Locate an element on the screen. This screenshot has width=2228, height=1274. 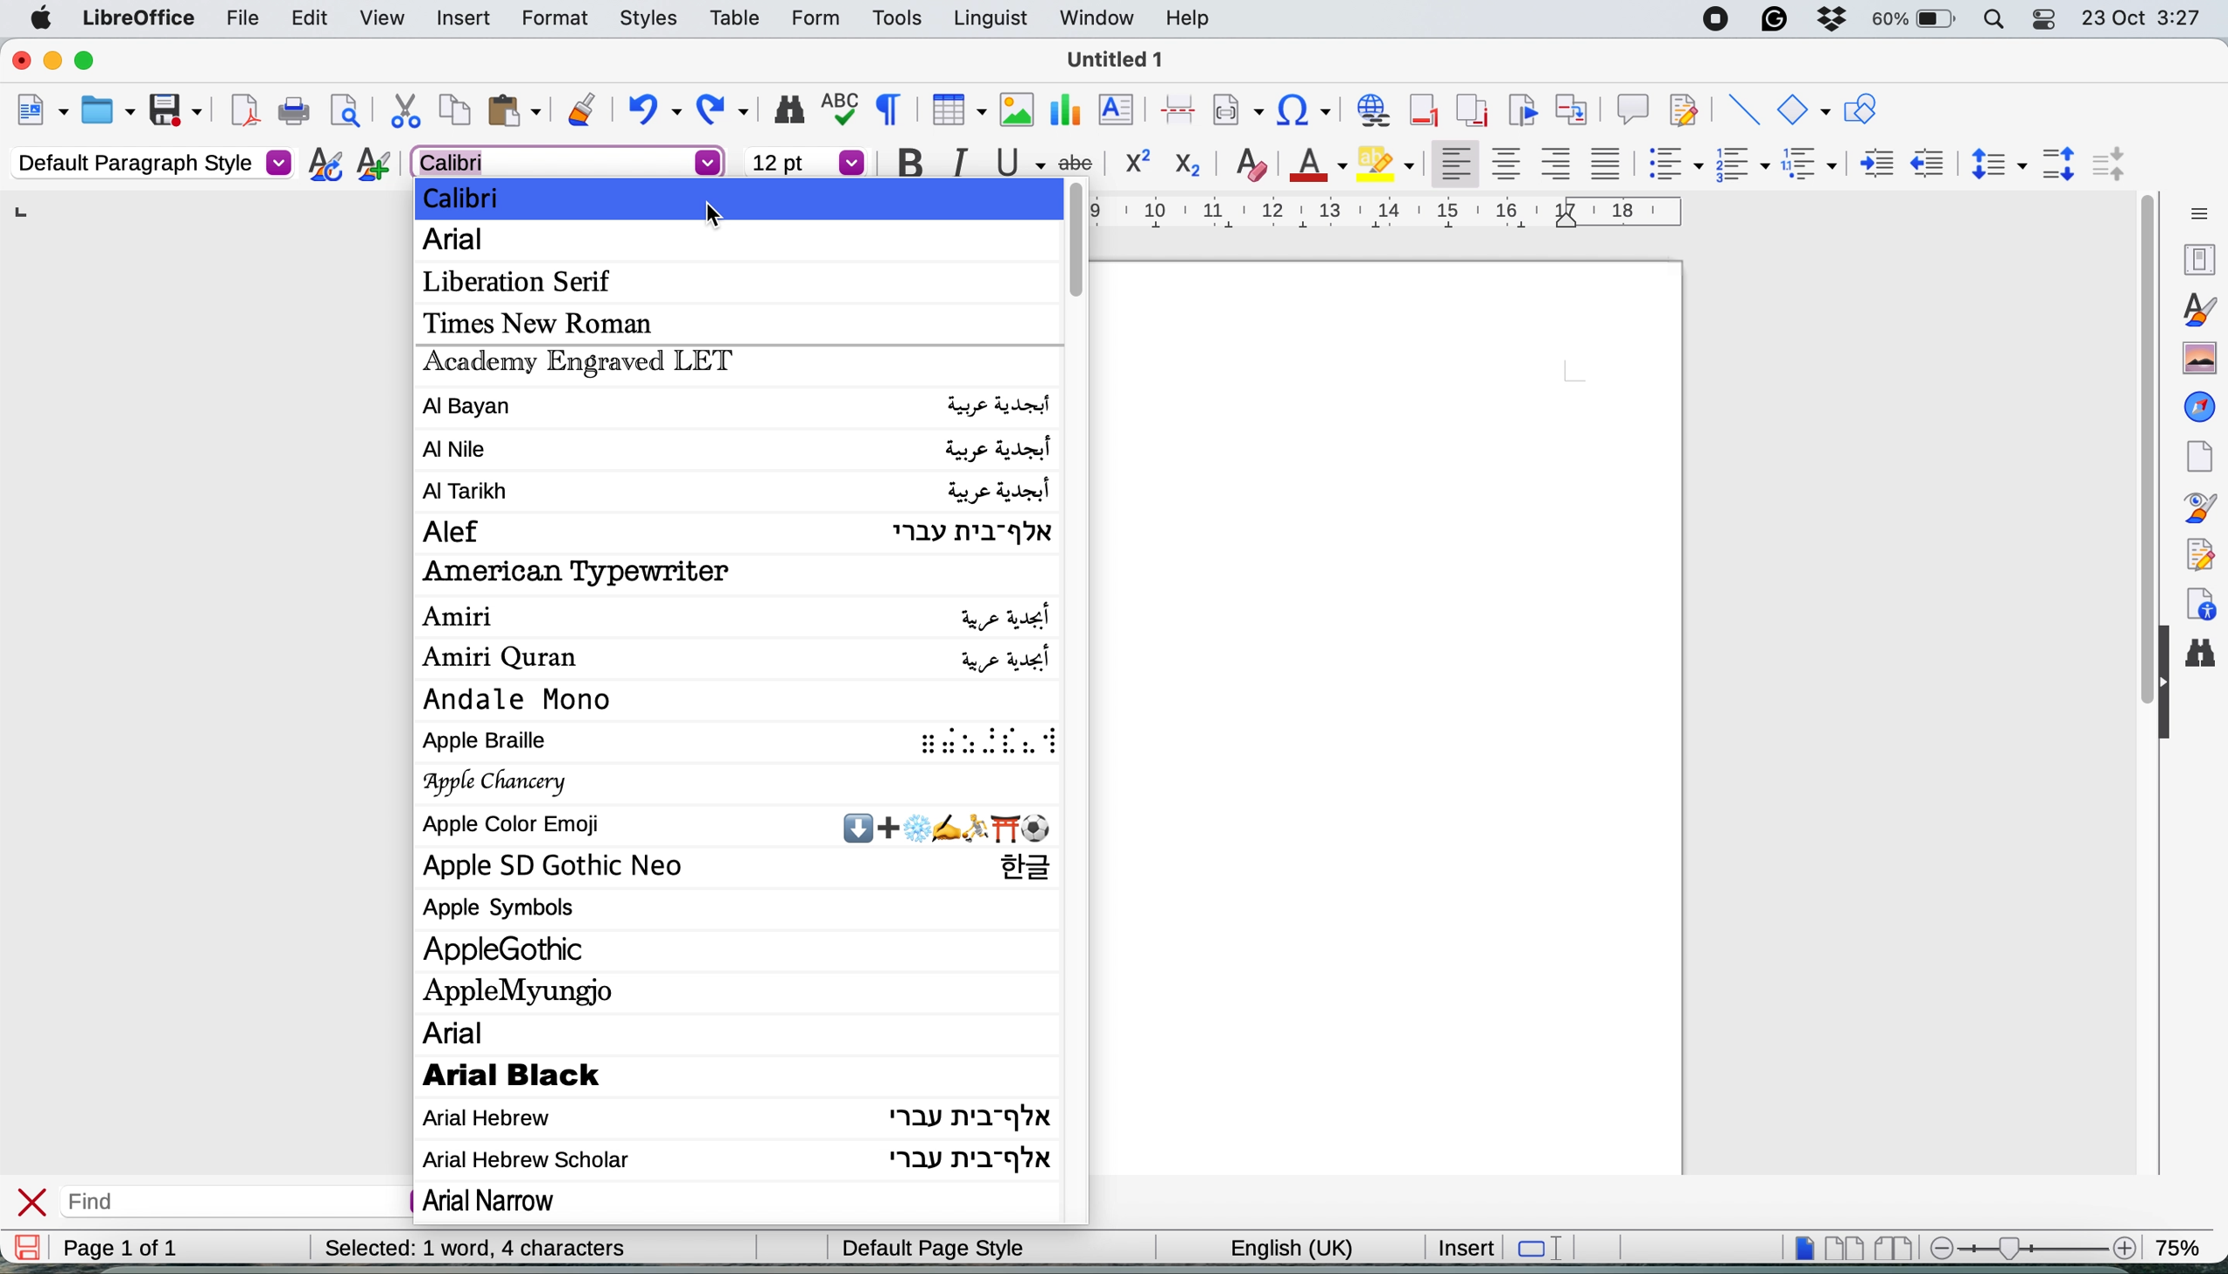
underline is located at coordinates (1016, 166).